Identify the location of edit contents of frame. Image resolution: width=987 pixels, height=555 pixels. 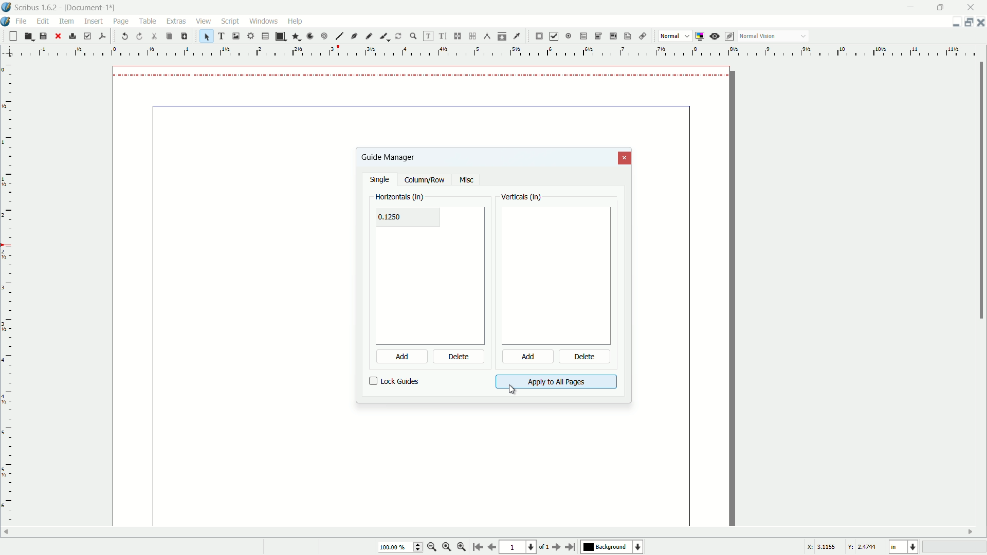
(427, 36).